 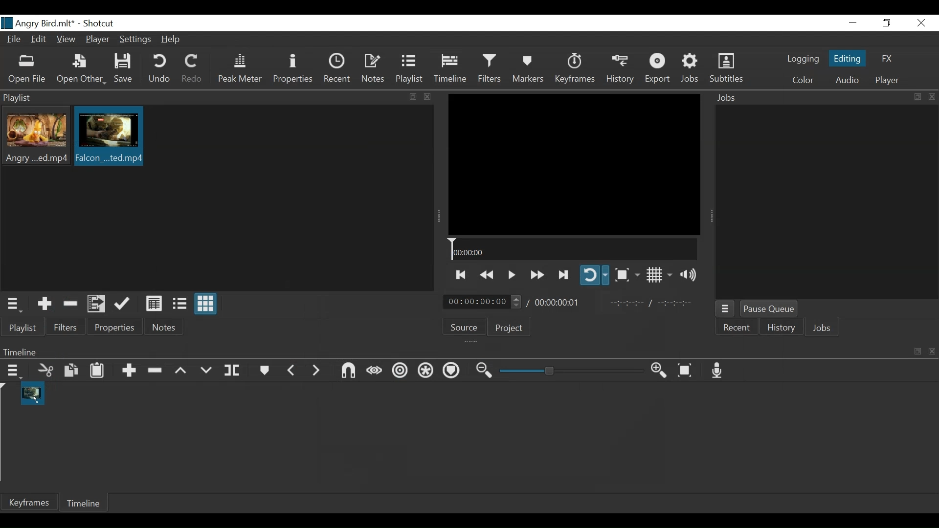 I want to click on Media Viewer, so click(x=574, y=162).